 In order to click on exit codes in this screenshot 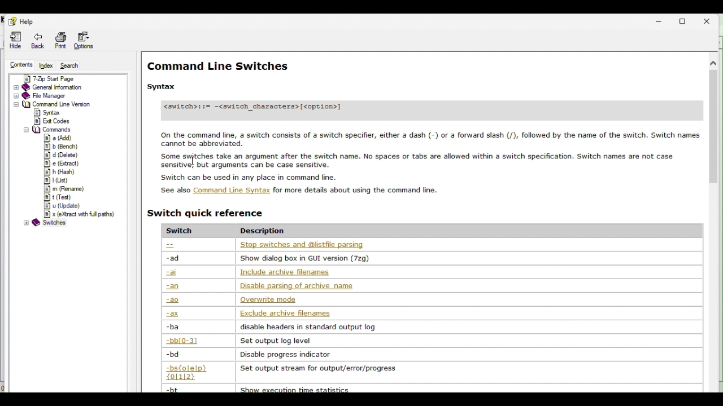, I will do `click(49, 121)`.